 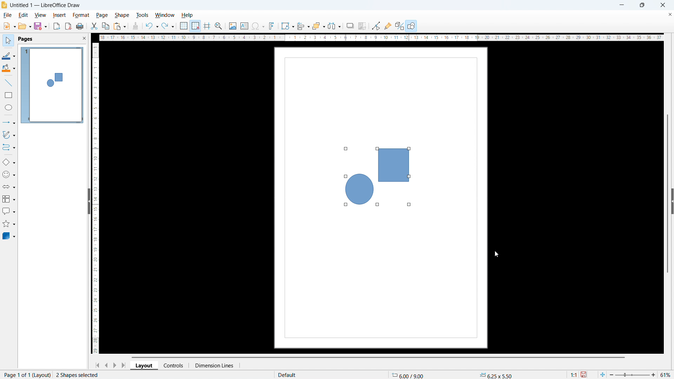 What do you see at coordinates (165, 15) in the screenshot?
I see `window` at bounding box center [165, 15].